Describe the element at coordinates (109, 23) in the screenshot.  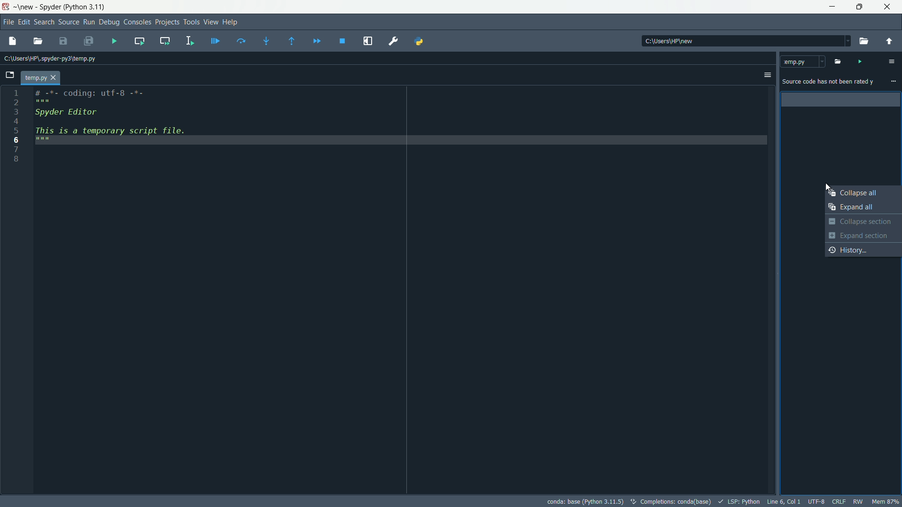
I see `debug menu` at that location.